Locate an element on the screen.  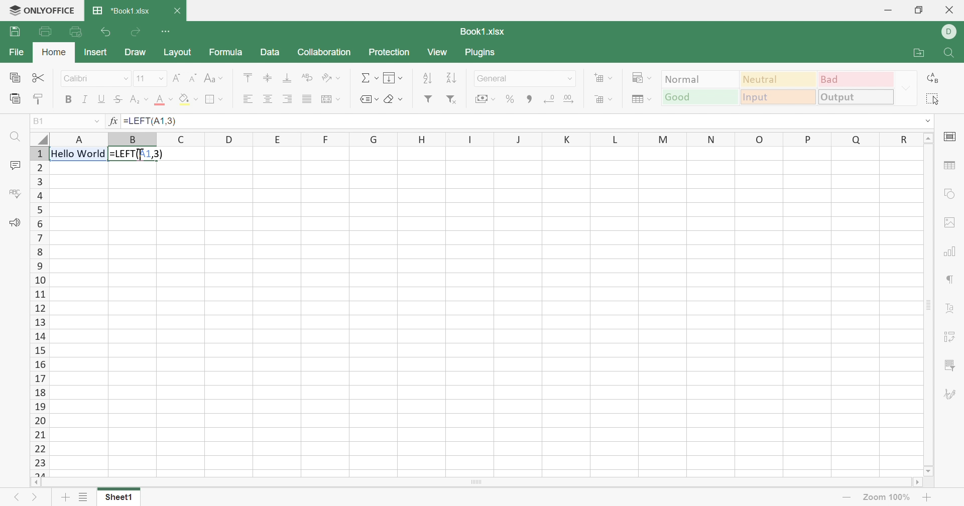
Table settings is located at coordinates (951, 167).